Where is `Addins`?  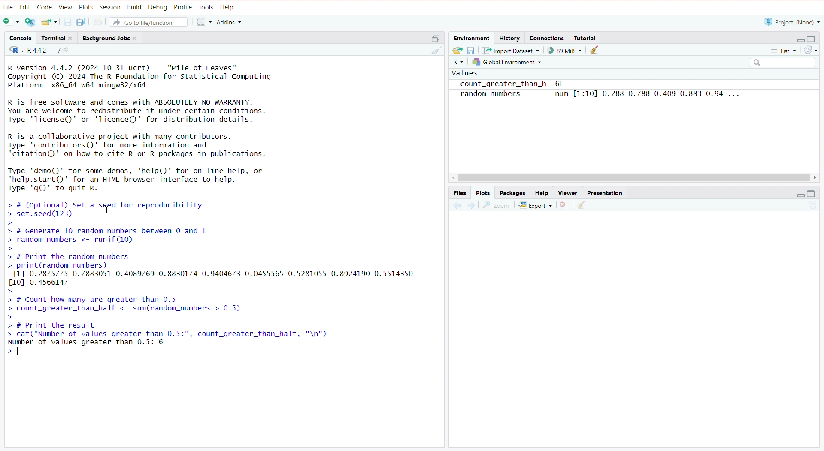 Addins is located at coordinates (229, 23).